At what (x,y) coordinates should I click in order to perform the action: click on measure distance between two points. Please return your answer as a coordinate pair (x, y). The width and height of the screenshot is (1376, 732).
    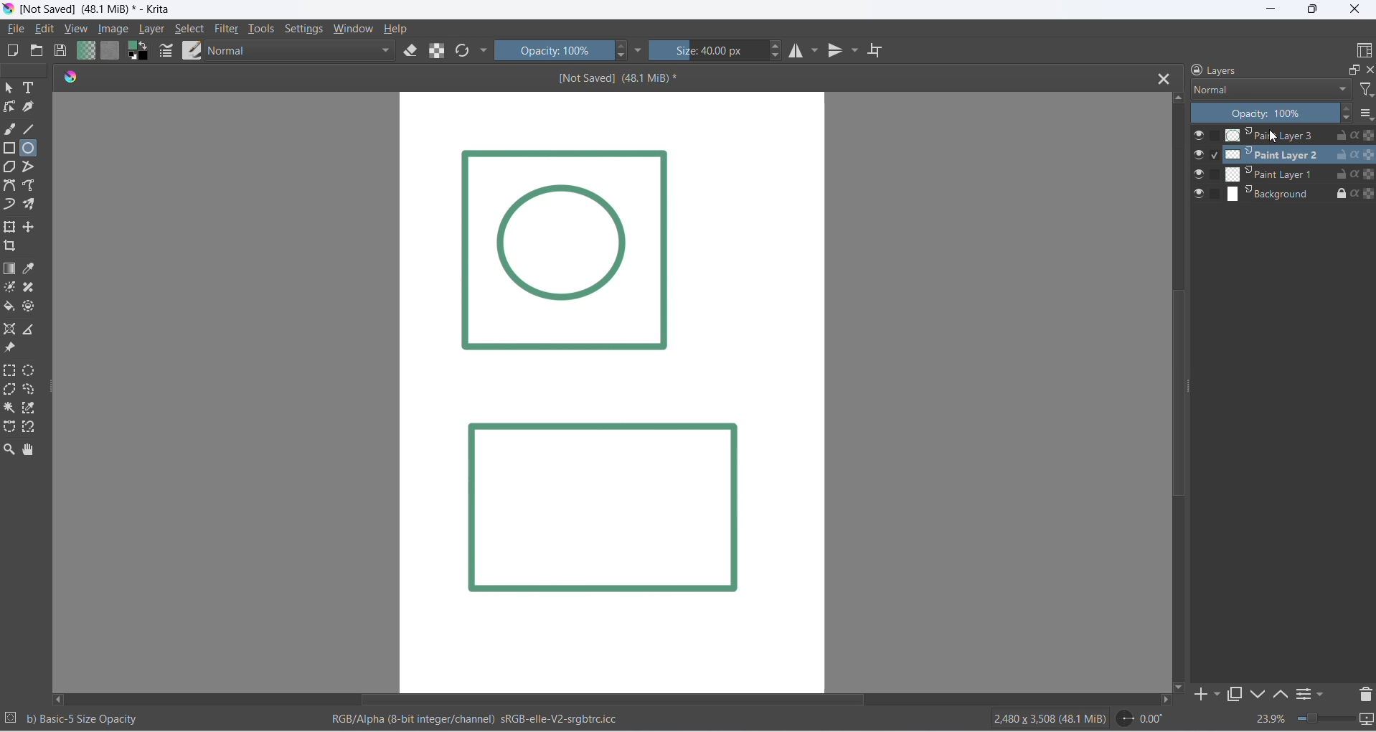
    Looking at the image, I should click on (32, 329).